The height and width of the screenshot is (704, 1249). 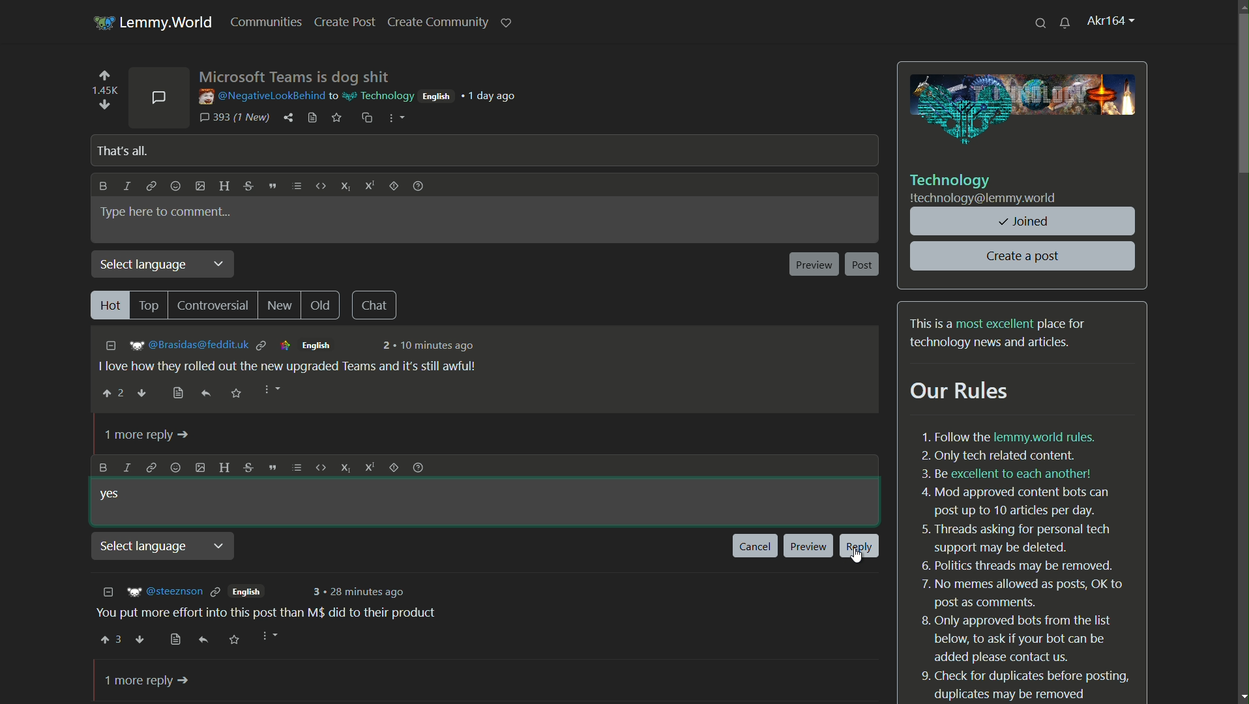 What do you see at coordinates (417, 188) in the screenshot?
I see `formatting help` at bounding box center [417, 188].